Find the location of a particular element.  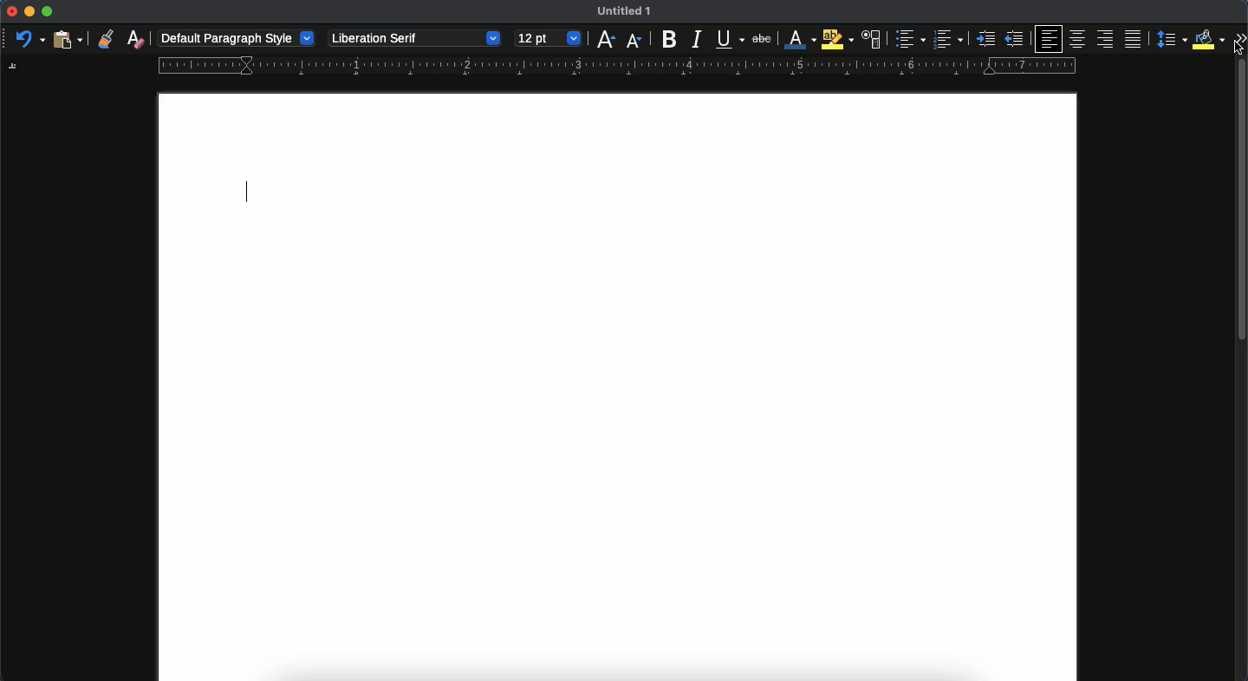

italics is located at coordinates (697, 40).